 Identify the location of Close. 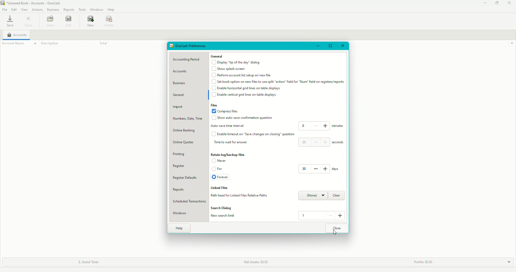
(30, 22).